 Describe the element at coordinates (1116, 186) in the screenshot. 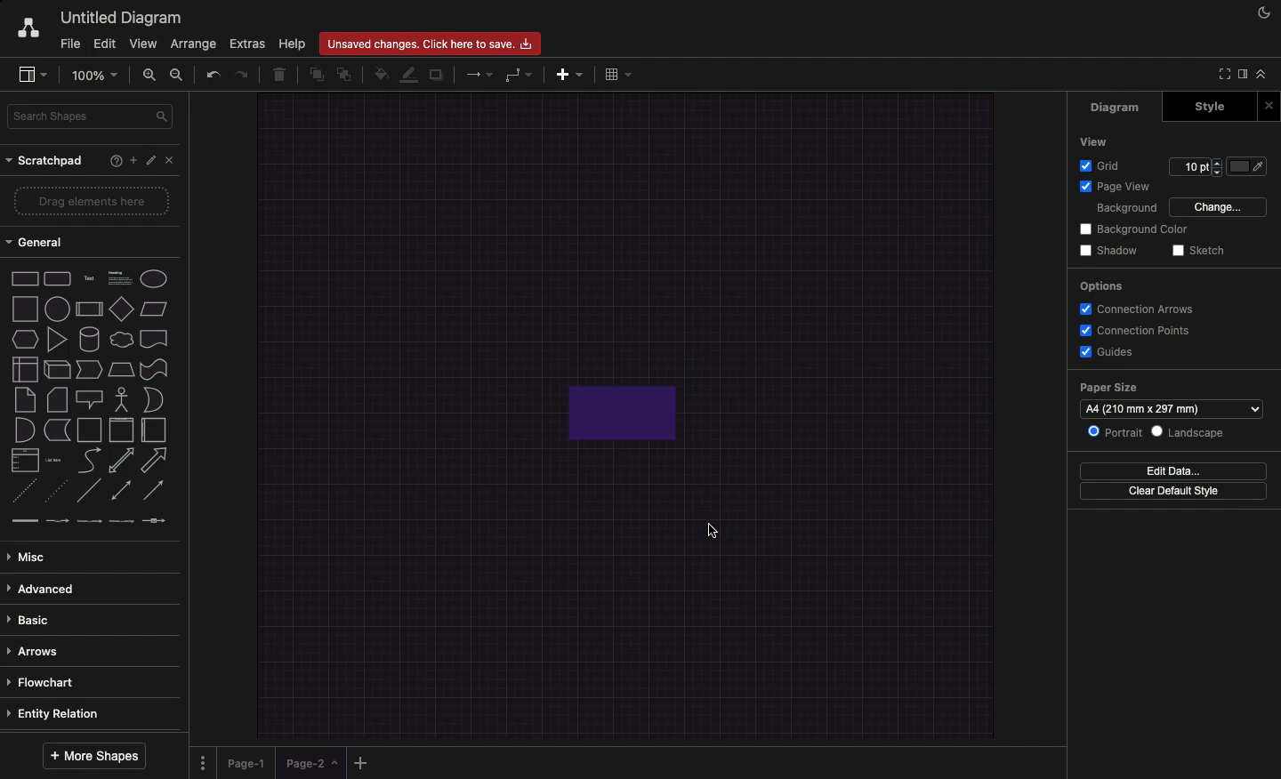

I see `Page view` at that location.